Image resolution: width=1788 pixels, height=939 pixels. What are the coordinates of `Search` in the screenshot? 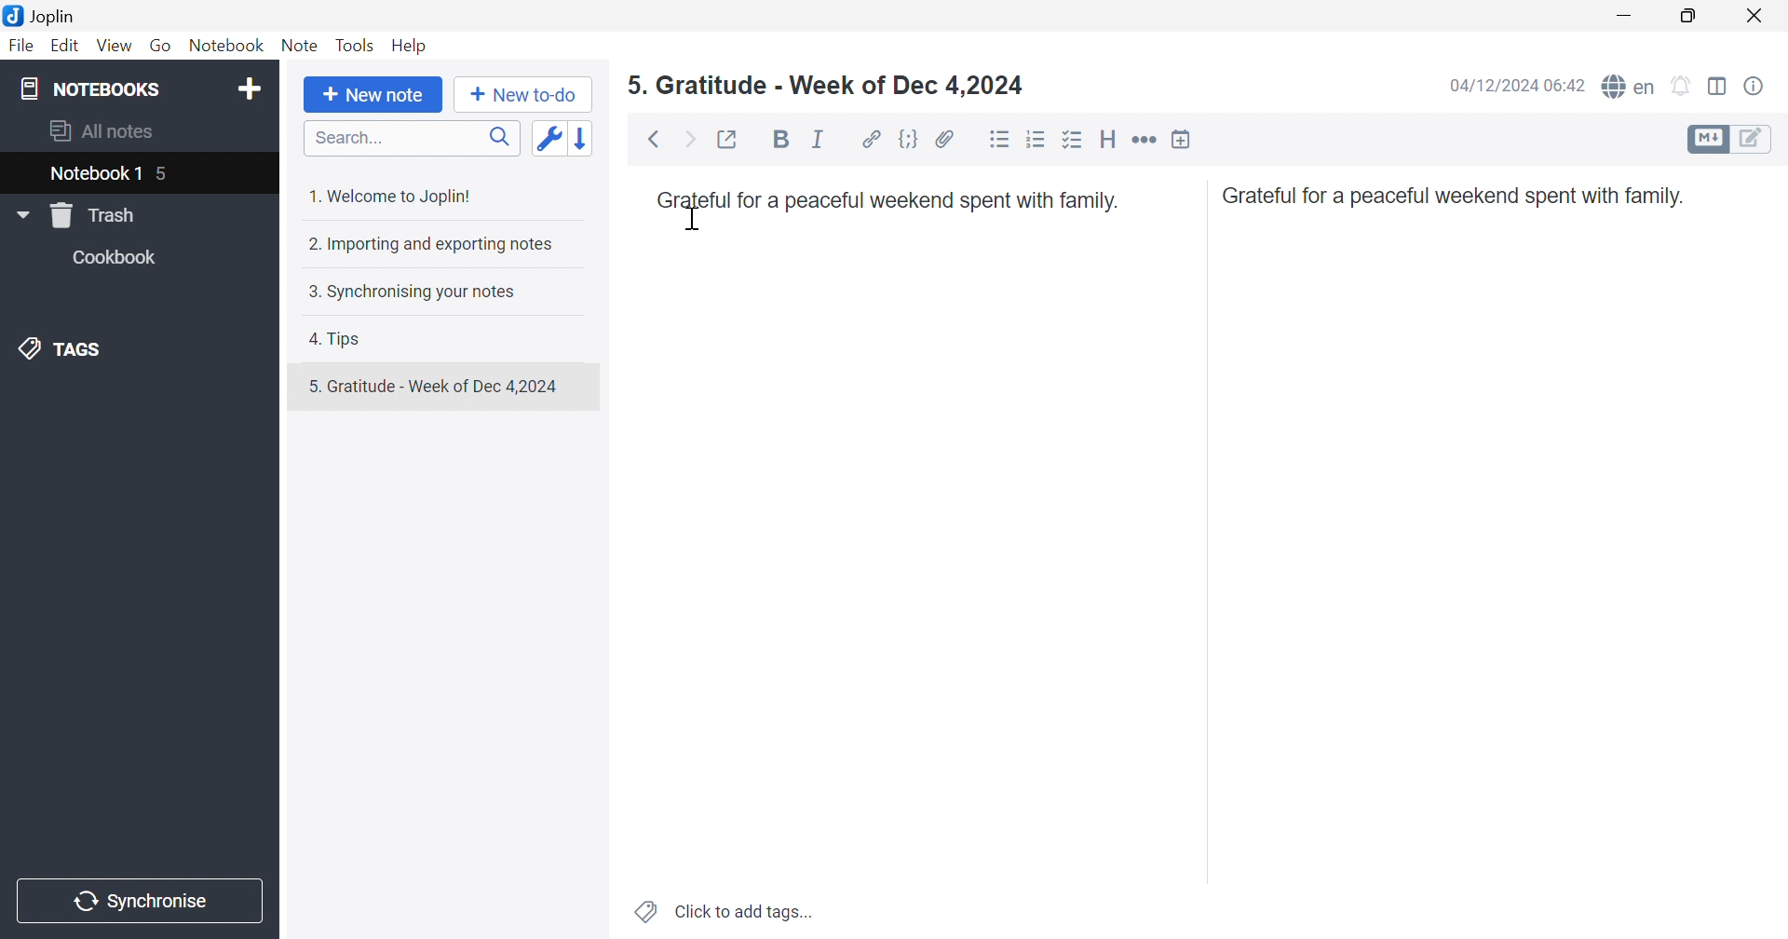 It's located at (406, 138).